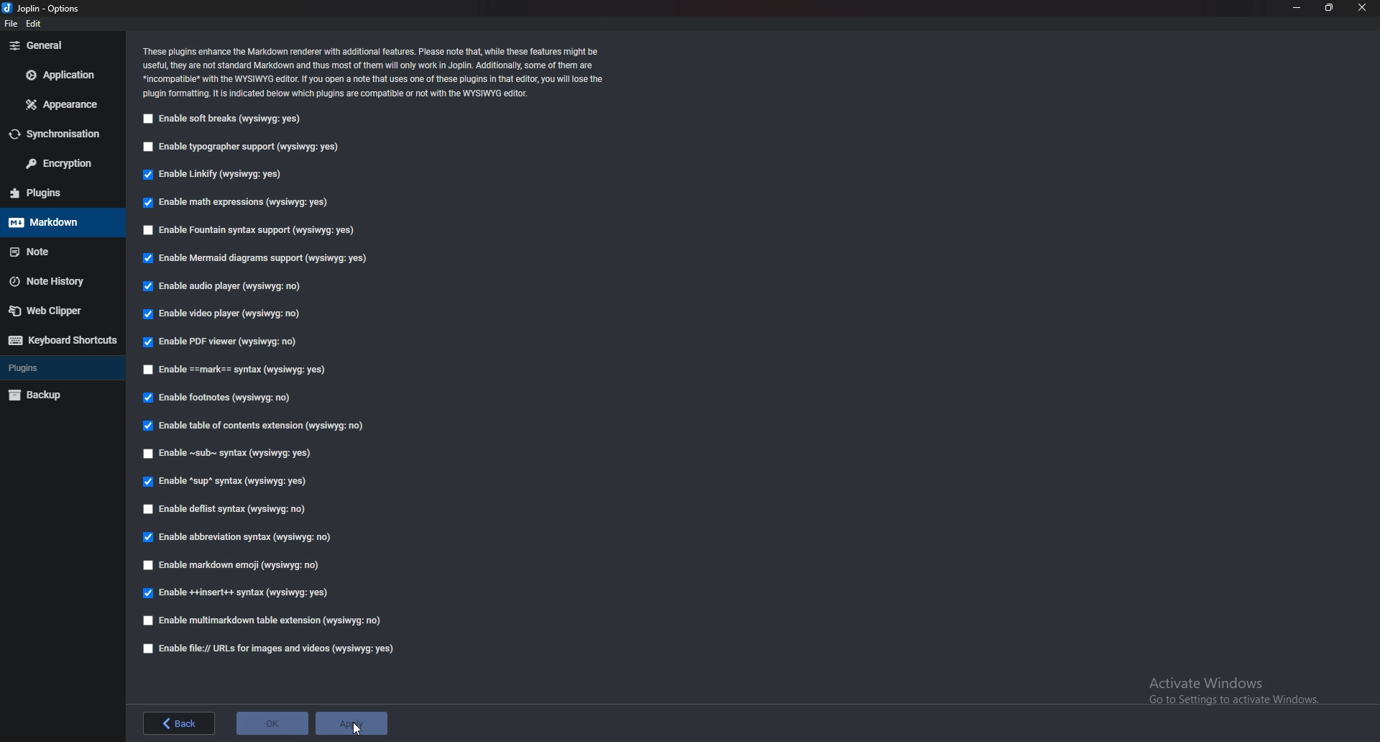 Image resolution: width=1380 pixels, height=742 pixels. I want to click on Enable video player, so click(222, 312).